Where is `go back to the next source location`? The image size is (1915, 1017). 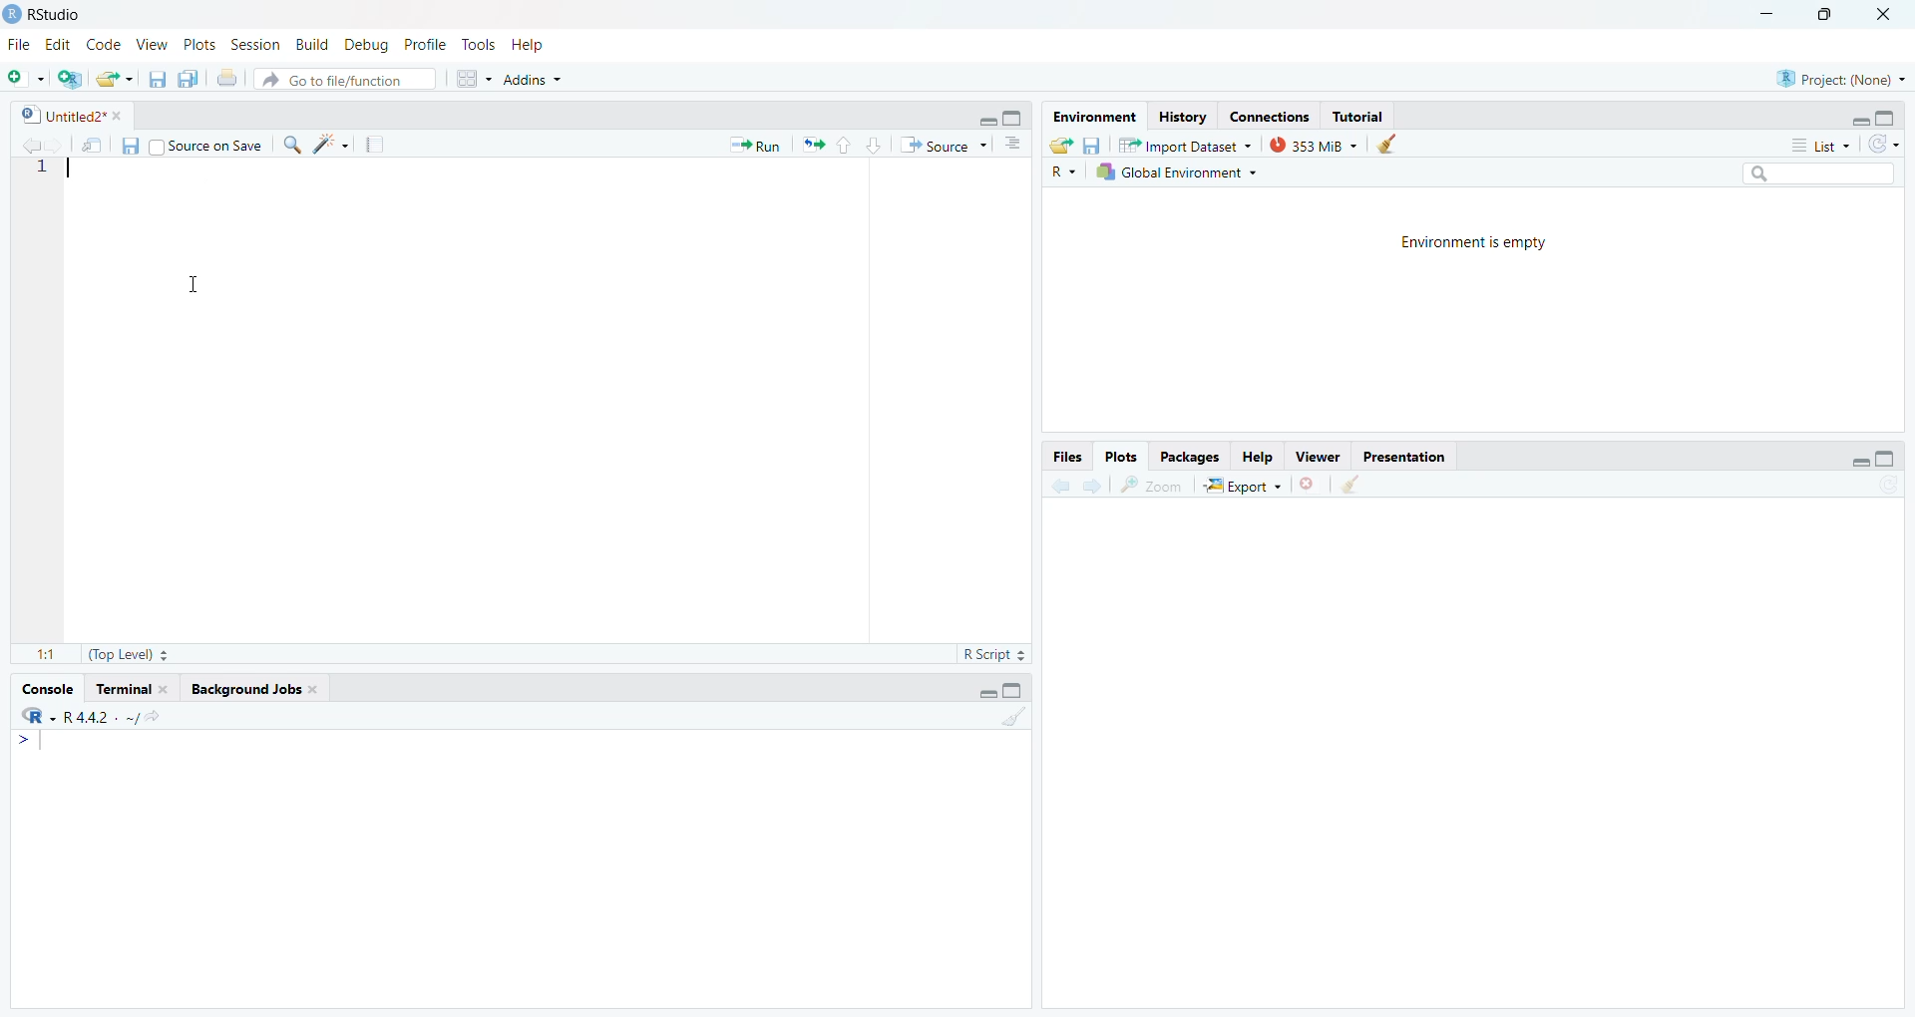 go back to the next source location is located at coordinates (58, 145).